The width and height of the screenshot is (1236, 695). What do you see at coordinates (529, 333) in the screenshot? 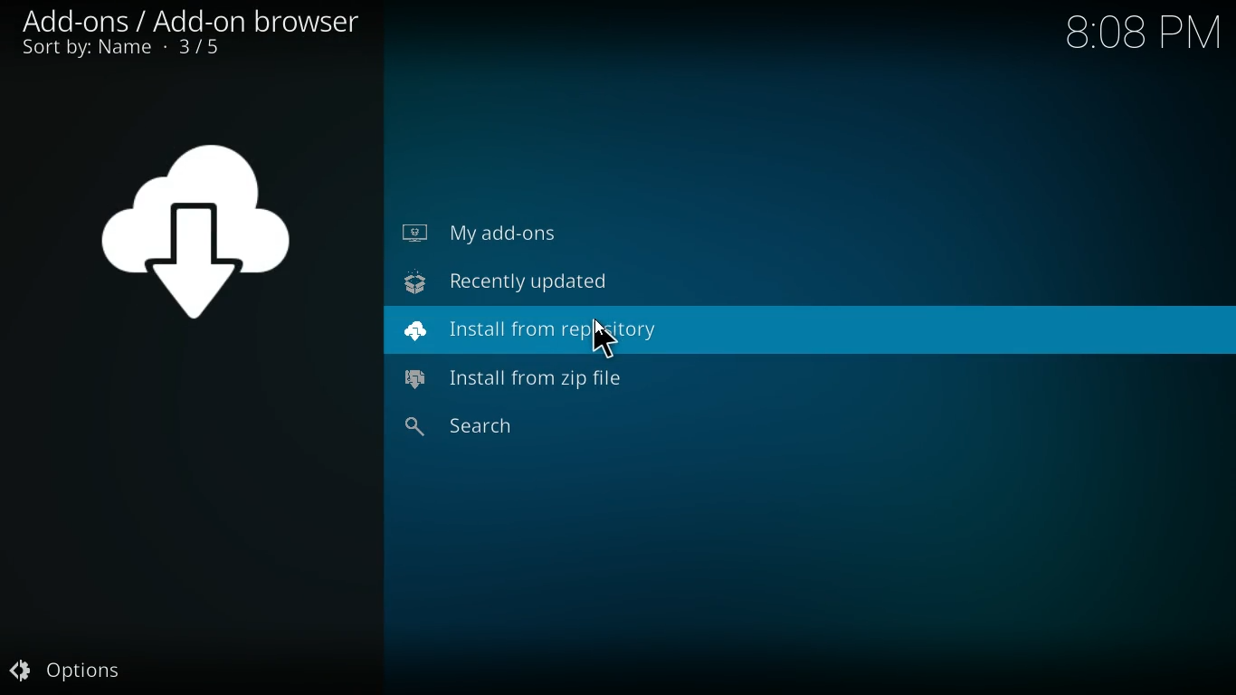
I see `install from repository` at bounding box center [529, 333].